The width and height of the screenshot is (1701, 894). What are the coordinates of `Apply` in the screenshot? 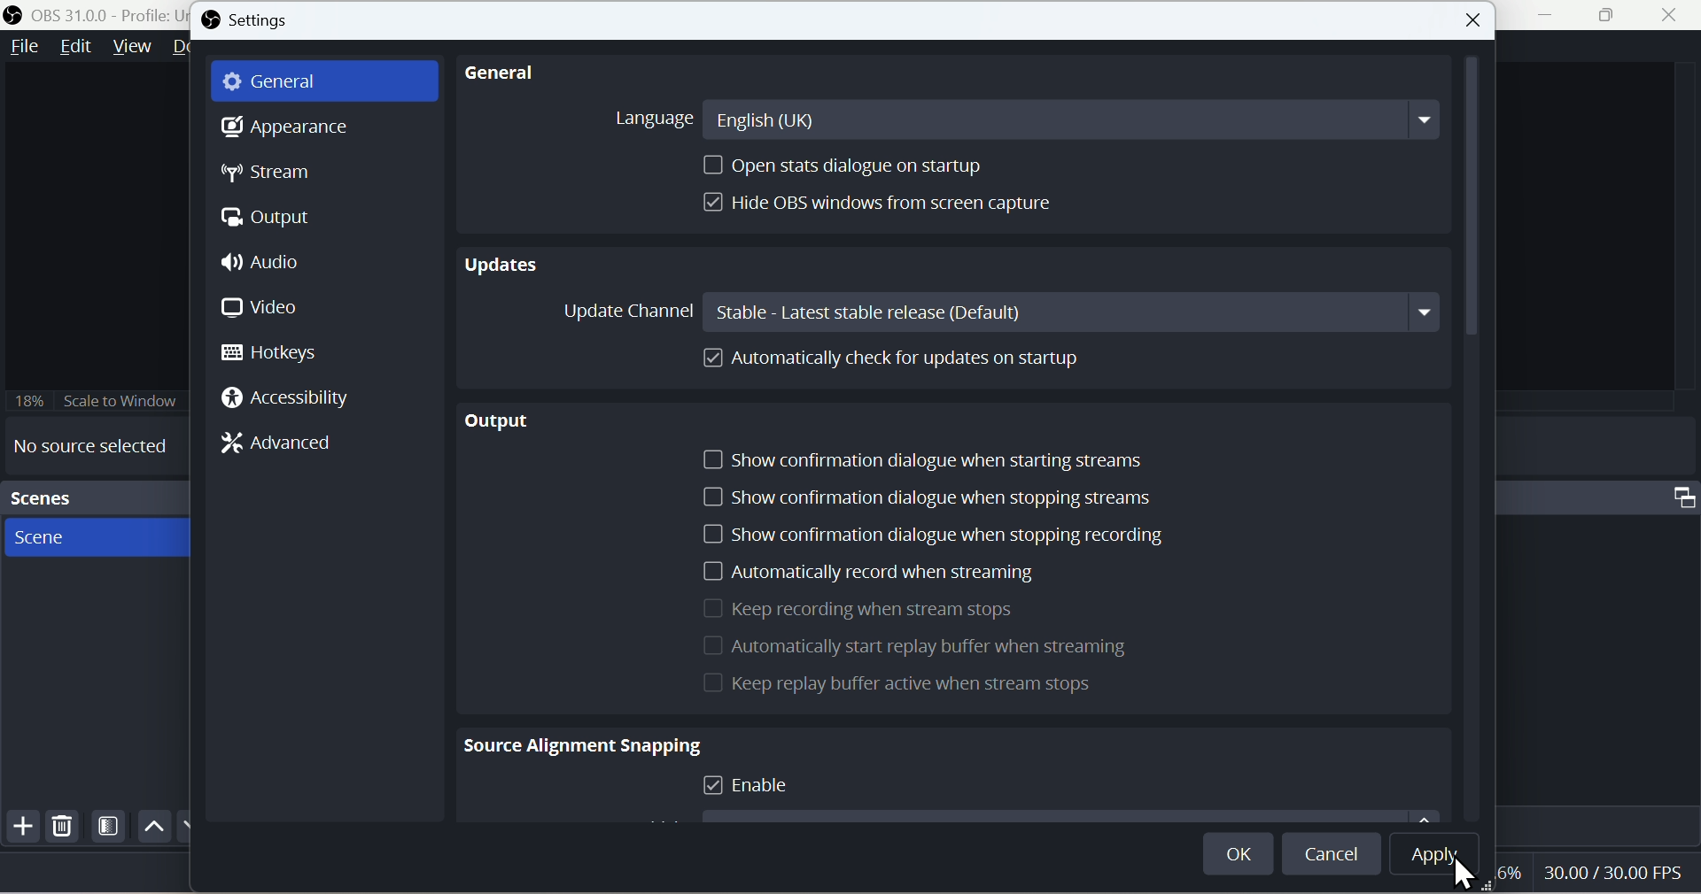 It's located at (1434, 855).